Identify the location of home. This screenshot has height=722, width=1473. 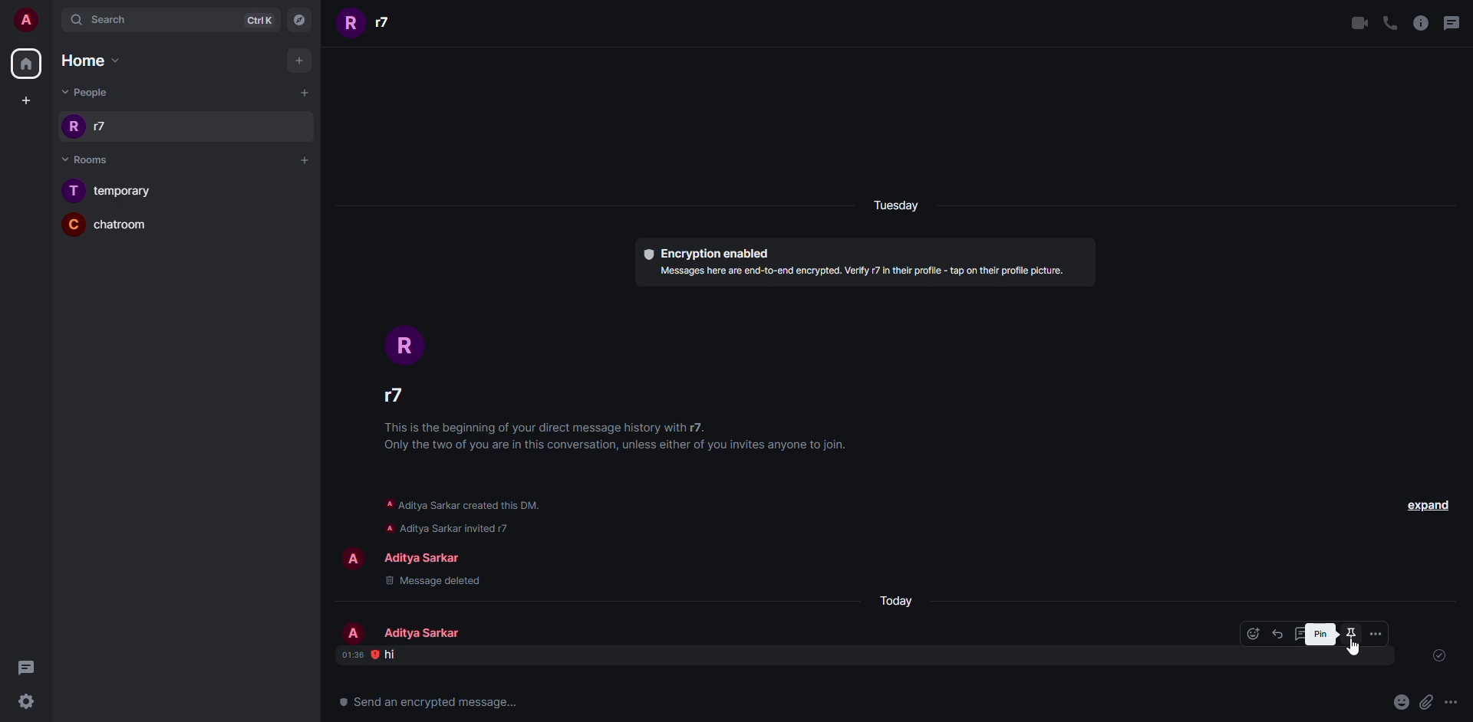
(28, 64).